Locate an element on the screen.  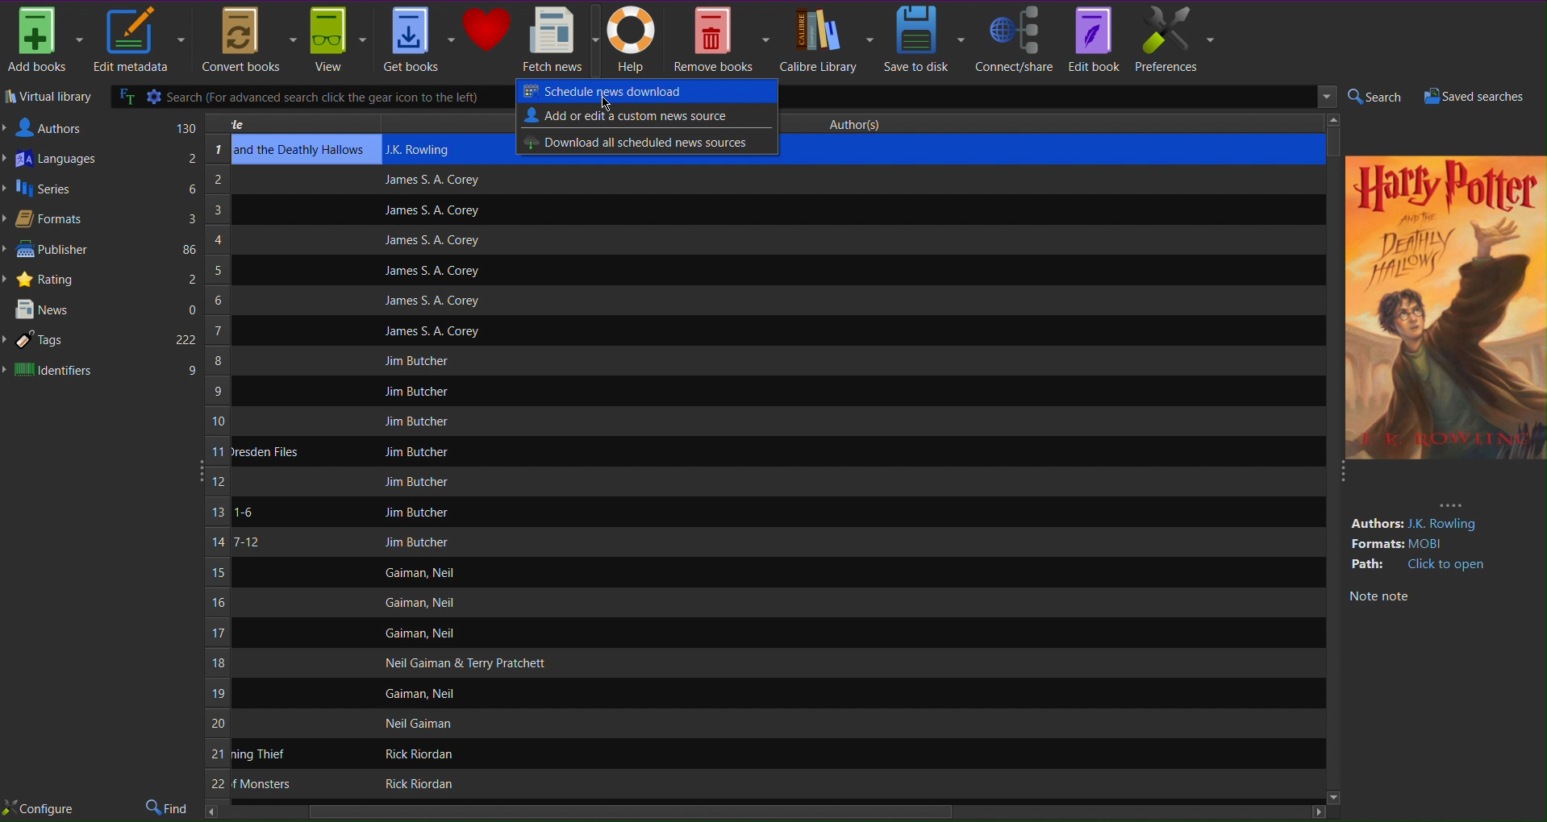
and the Deathly Hallows is located at coordinates (301, 150).